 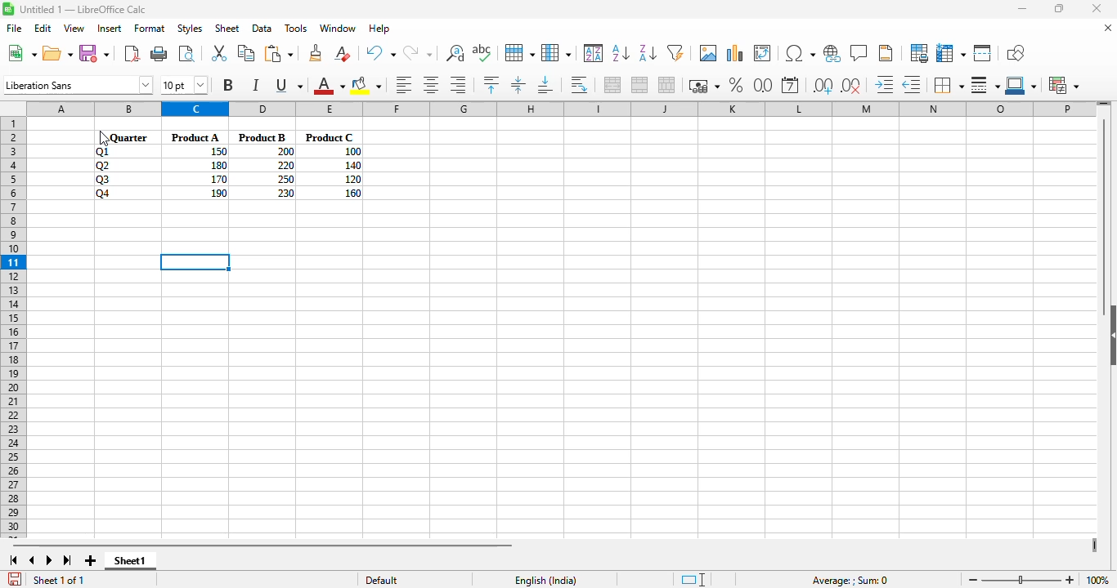 What do you see at coordinates (218, 152) in the screenshot?
I see `150` at bounding box center [218, 152].